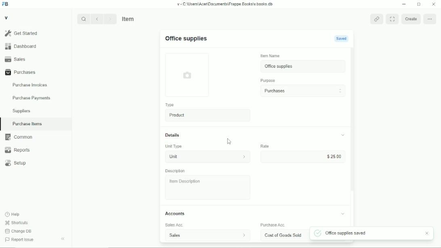  Describe the element at coordinates (393, 19) in the screenshot. I see `toggle between form and full width` at that location.